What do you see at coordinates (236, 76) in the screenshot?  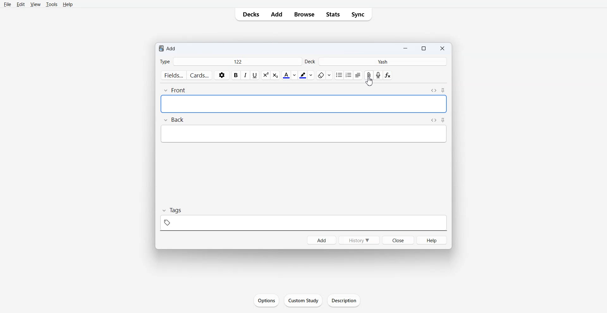 I see `bold` at bounding box center [236, 76].